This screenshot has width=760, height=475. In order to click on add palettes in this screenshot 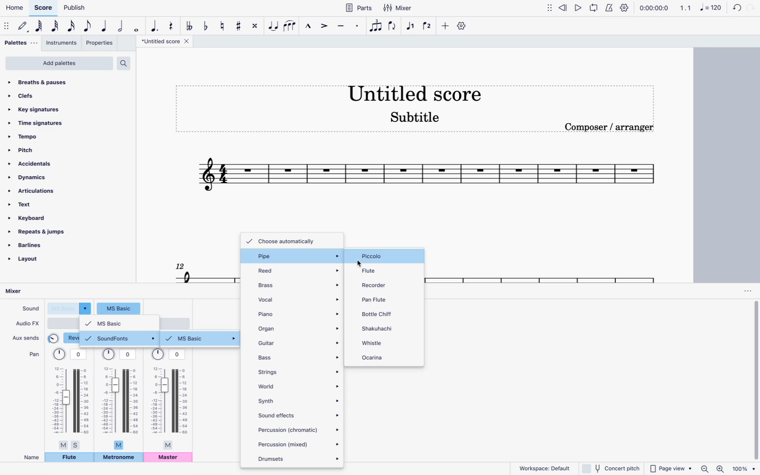, I will do `click(59, 64)`.